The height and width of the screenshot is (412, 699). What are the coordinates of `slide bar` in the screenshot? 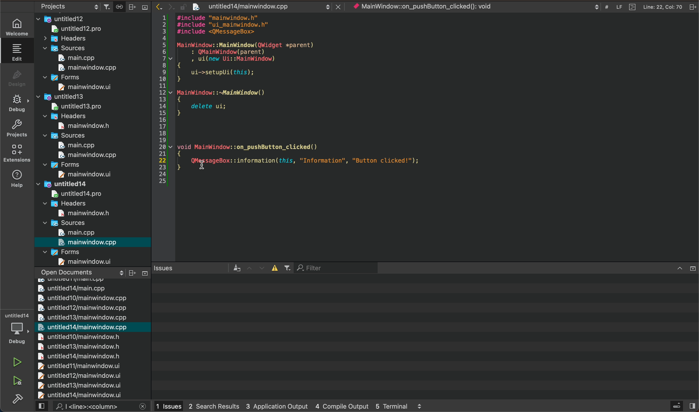 It's located at (139, 6).